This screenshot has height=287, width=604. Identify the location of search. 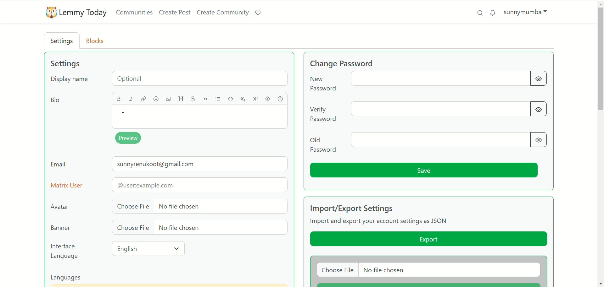
(478, 12).